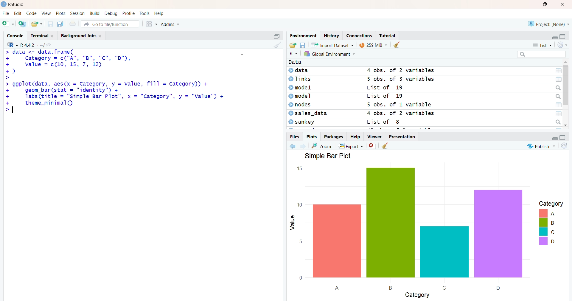 Image resolution: width=572 pixels, height=301 pixels. Describe the element at coordinates (41, 35) in the screenshot. I see `Terminal` at that location.